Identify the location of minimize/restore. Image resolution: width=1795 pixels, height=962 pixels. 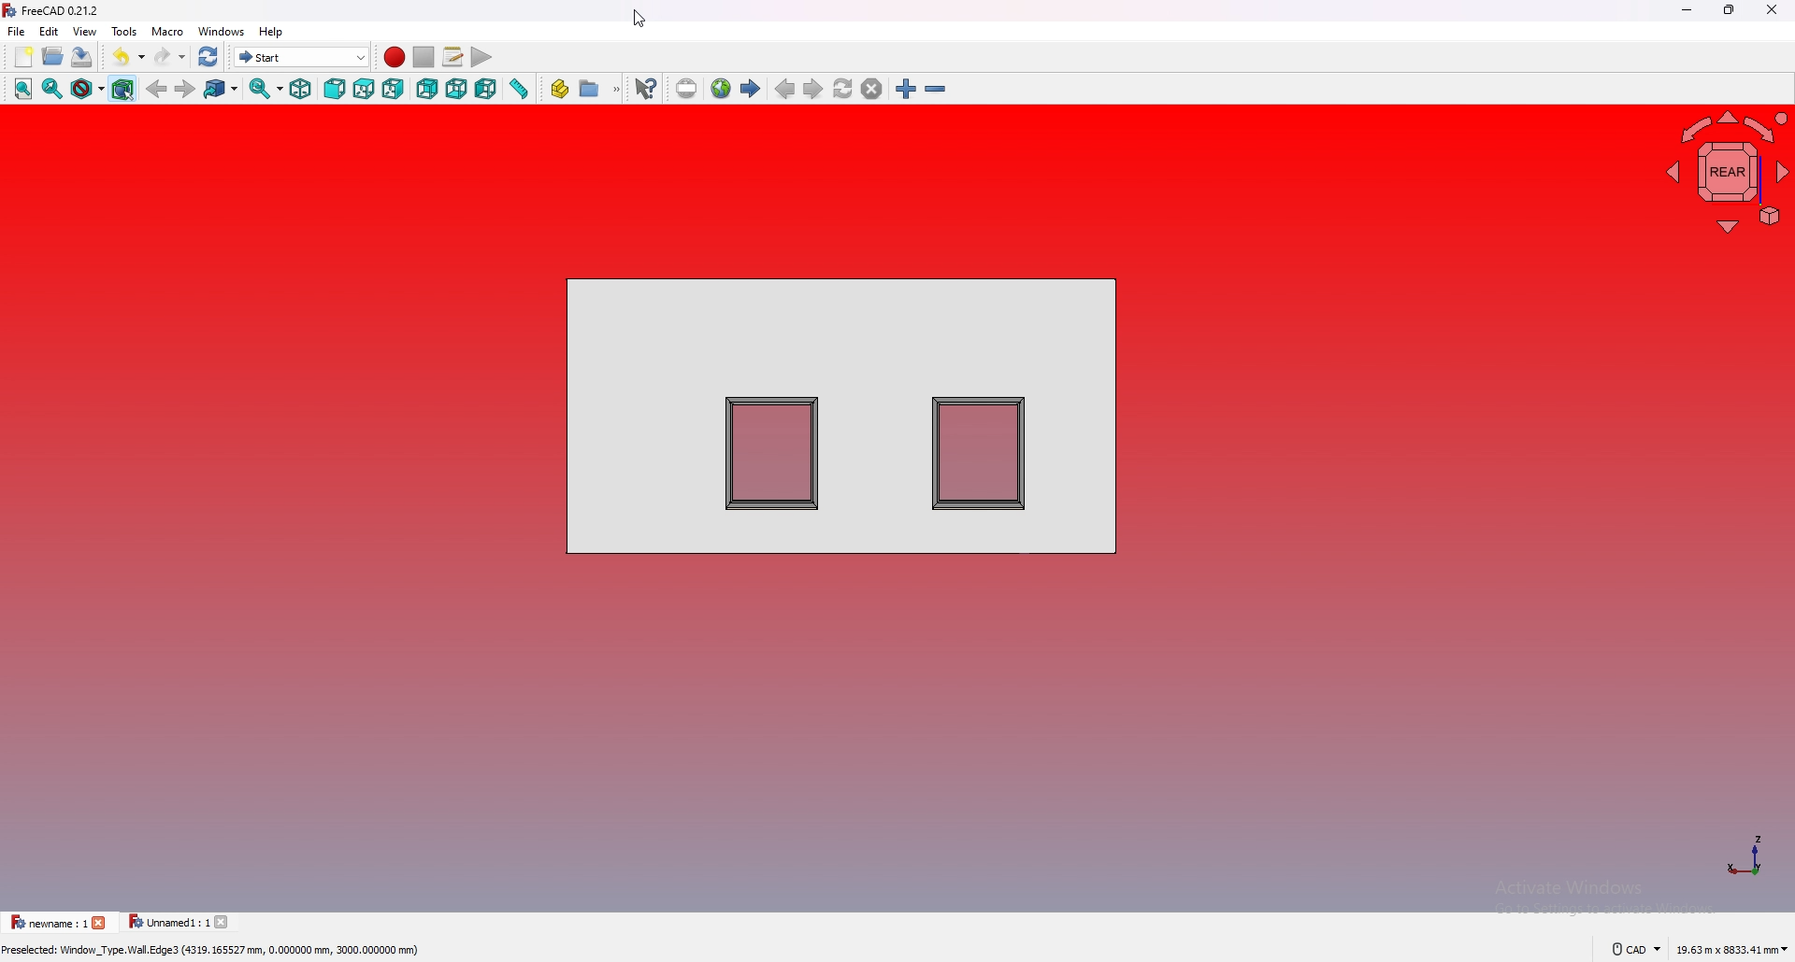
(1731, 9).